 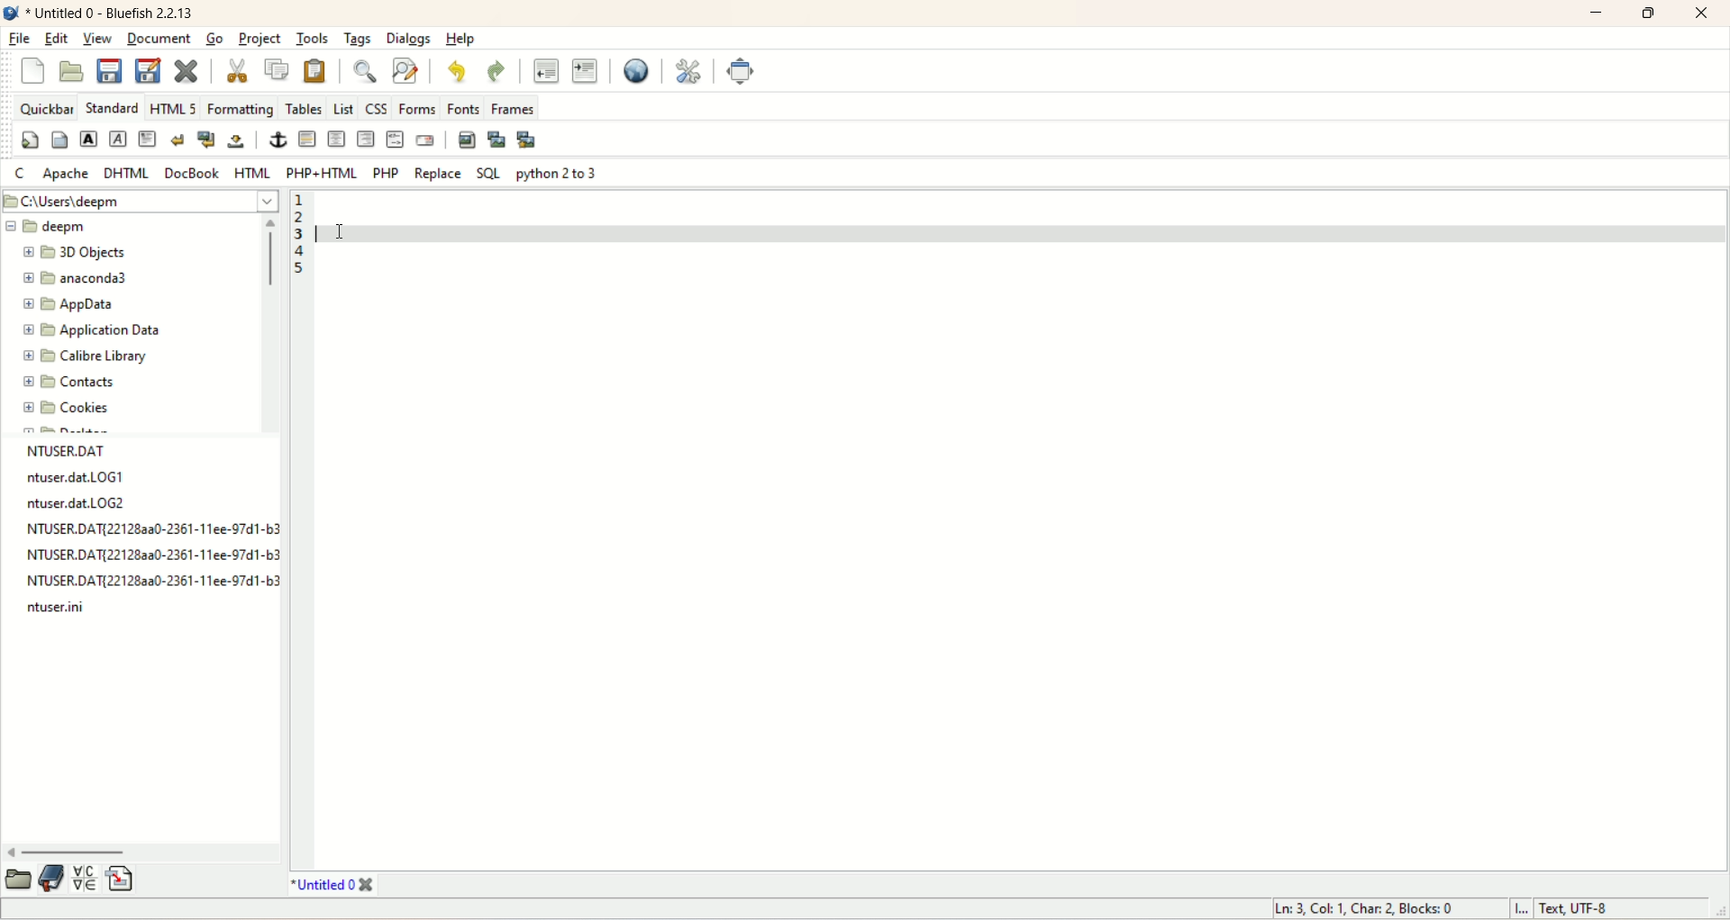 What do you see at coordinates (493, 68) in the screenshot?
I see `redo` at bounding box center [493, 68].